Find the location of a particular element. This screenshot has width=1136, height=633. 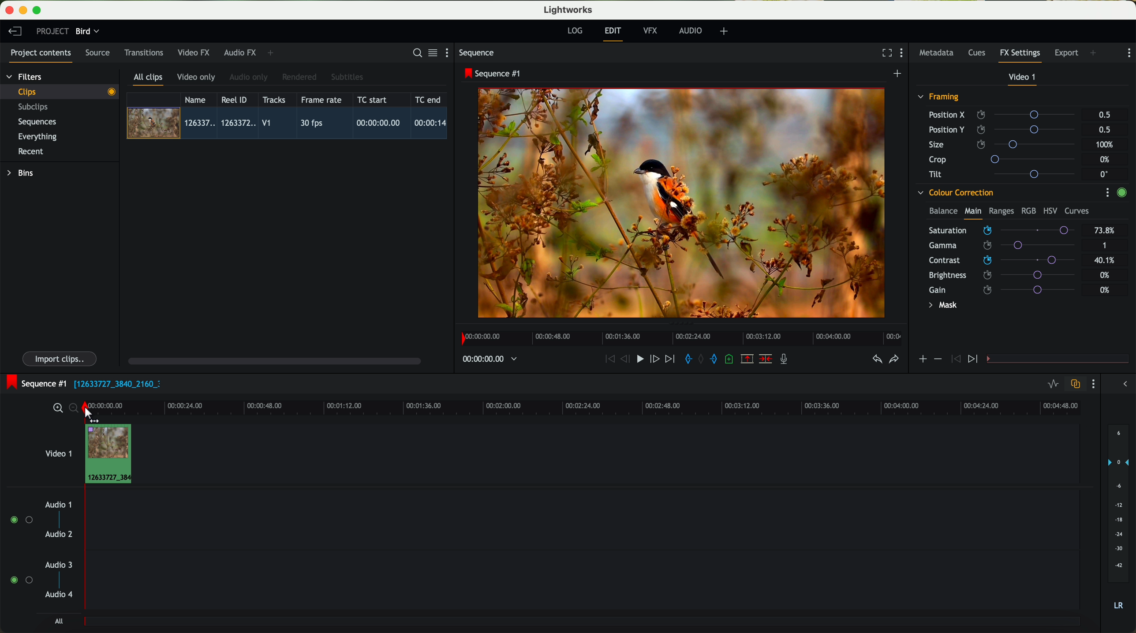

crop is located at coordinates (1005, 159).